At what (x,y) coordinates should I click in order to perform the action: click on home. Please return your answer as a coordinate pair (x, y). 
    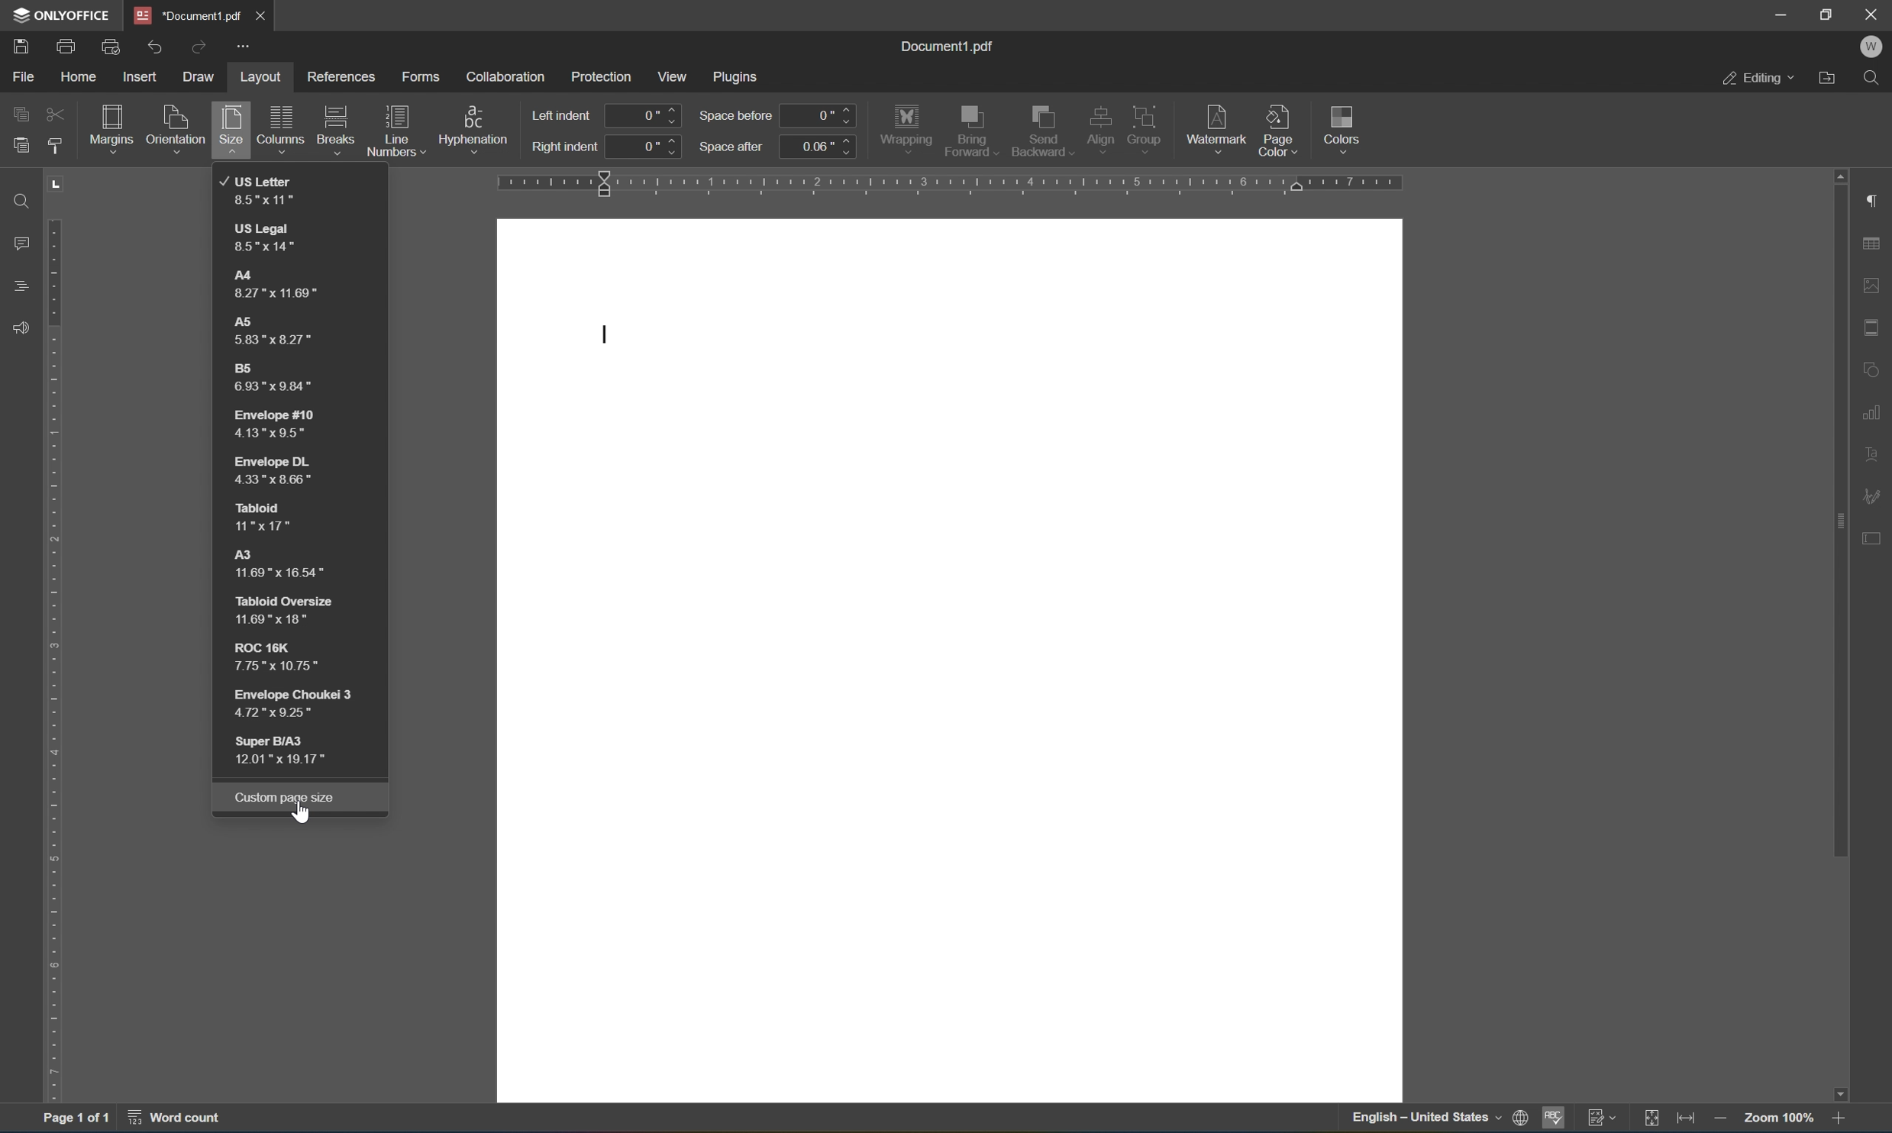
    Looking at the image, I should click on (76, 76).